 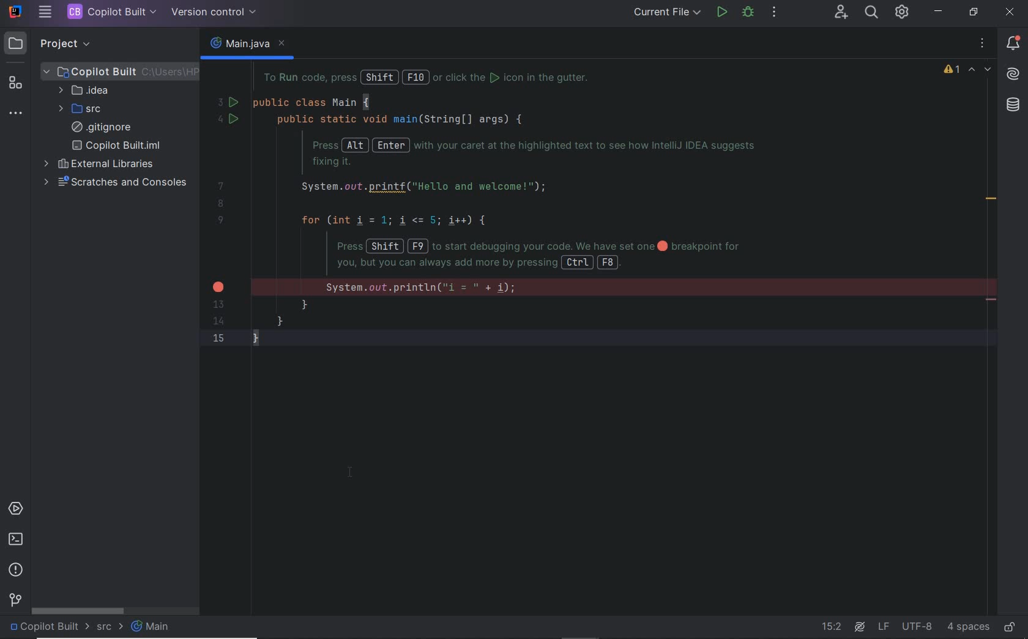 What do you see at coordinates (666, 13) in the screenshot?
I see `RUN/DEBUG CONFIGURATION` at bounding box center [666, 13].